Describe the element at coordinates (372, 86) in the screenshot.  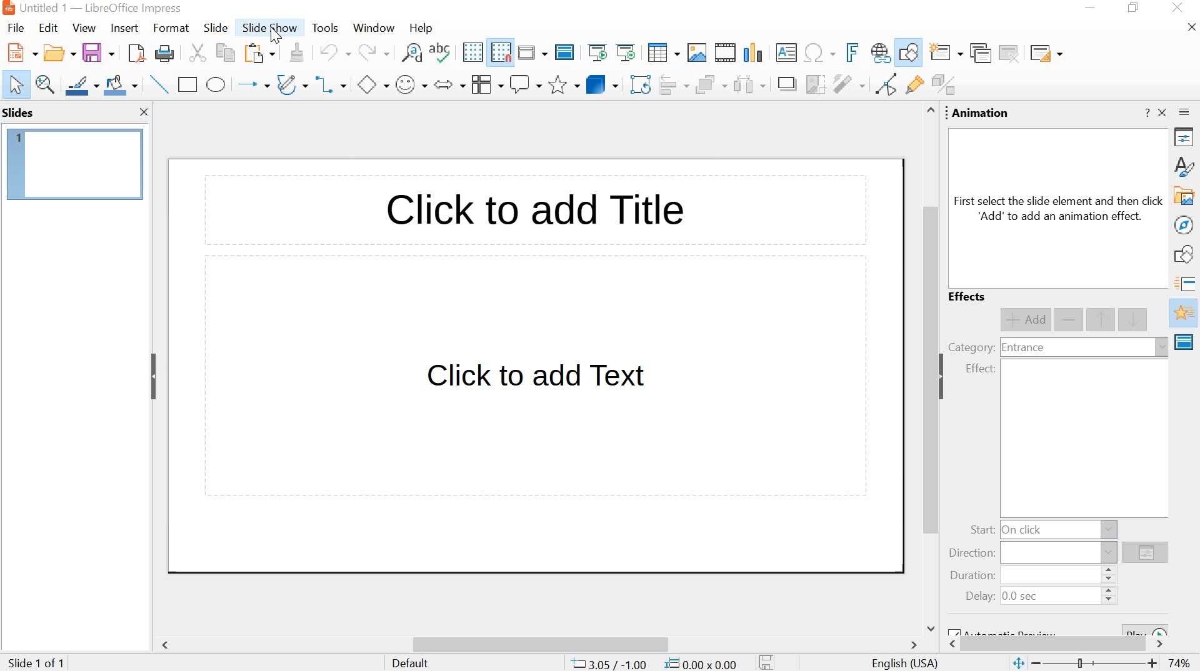
I see `basic shapes` at that location.